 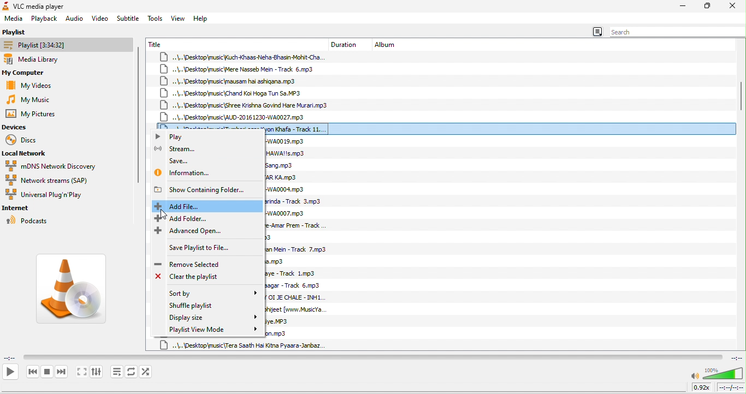 I want to click on toggle the video in  fullscreen, so click(x=81, y=373).